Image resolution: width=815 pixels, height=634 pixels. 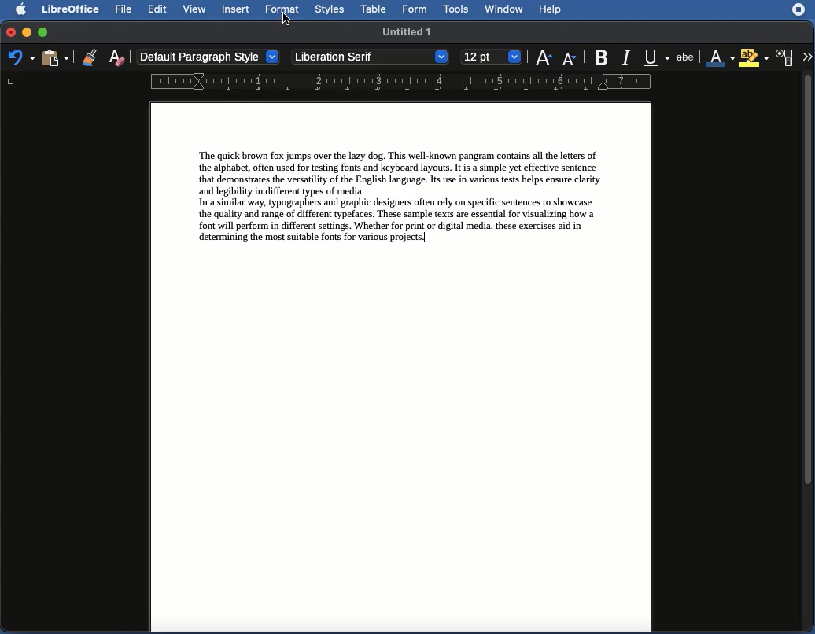 What do you see at coordinates (457, 9) in the screenshot?
I see `Tools` at bounding box center [457, 9].